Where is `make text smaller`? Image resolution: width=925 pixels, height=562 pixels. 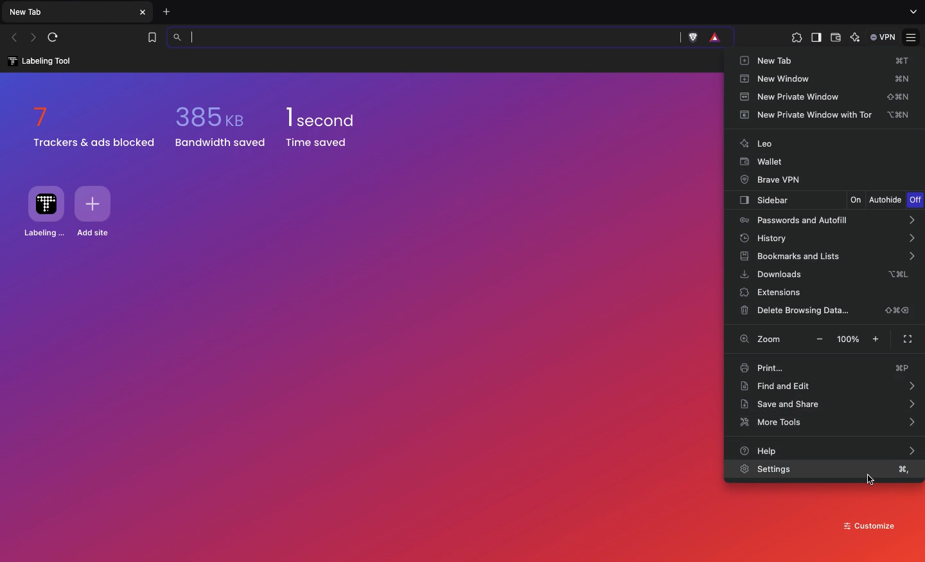
make text smaller is located at coordinates (818, 339).